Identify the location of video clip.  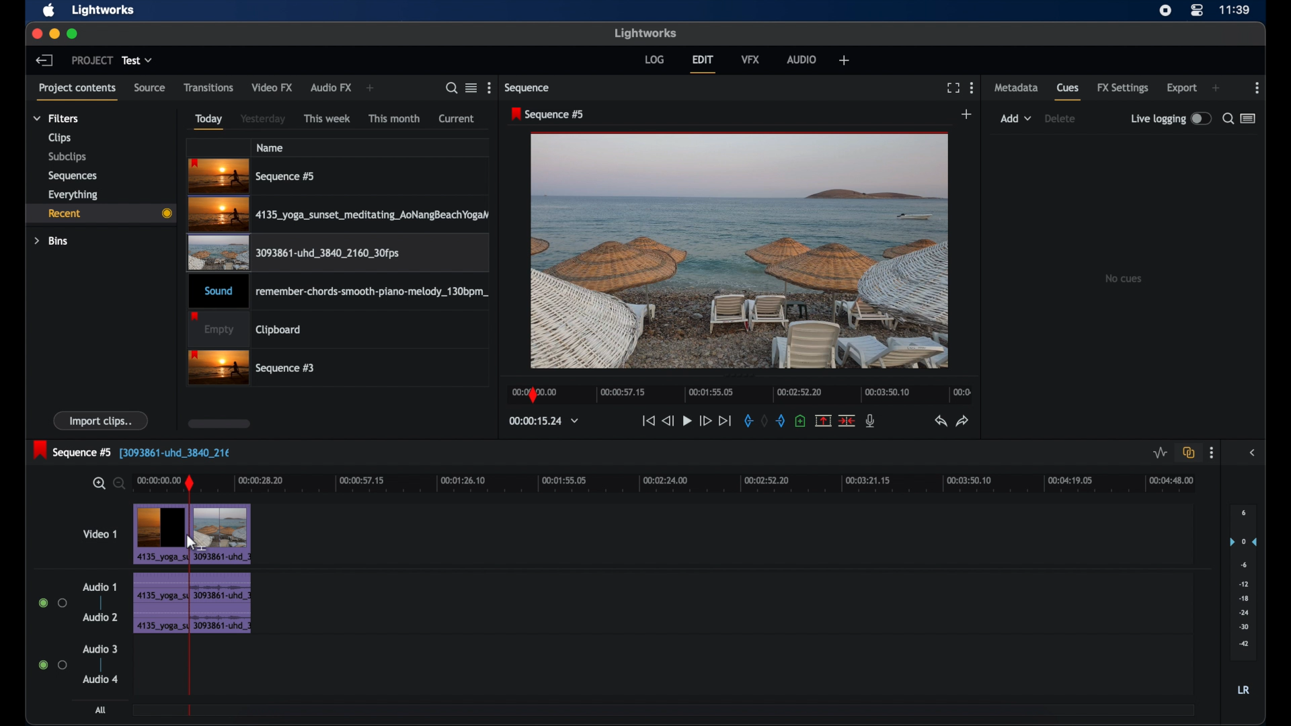
(161, 534).